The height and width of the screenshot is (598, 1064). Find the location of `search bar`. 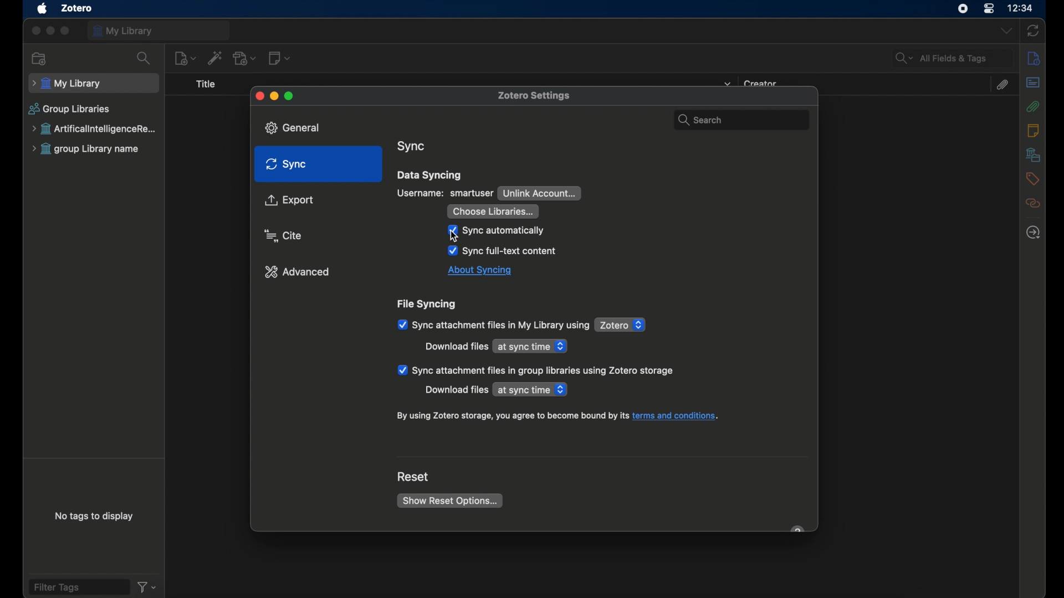

search bar is located at coordinates (738, 117).